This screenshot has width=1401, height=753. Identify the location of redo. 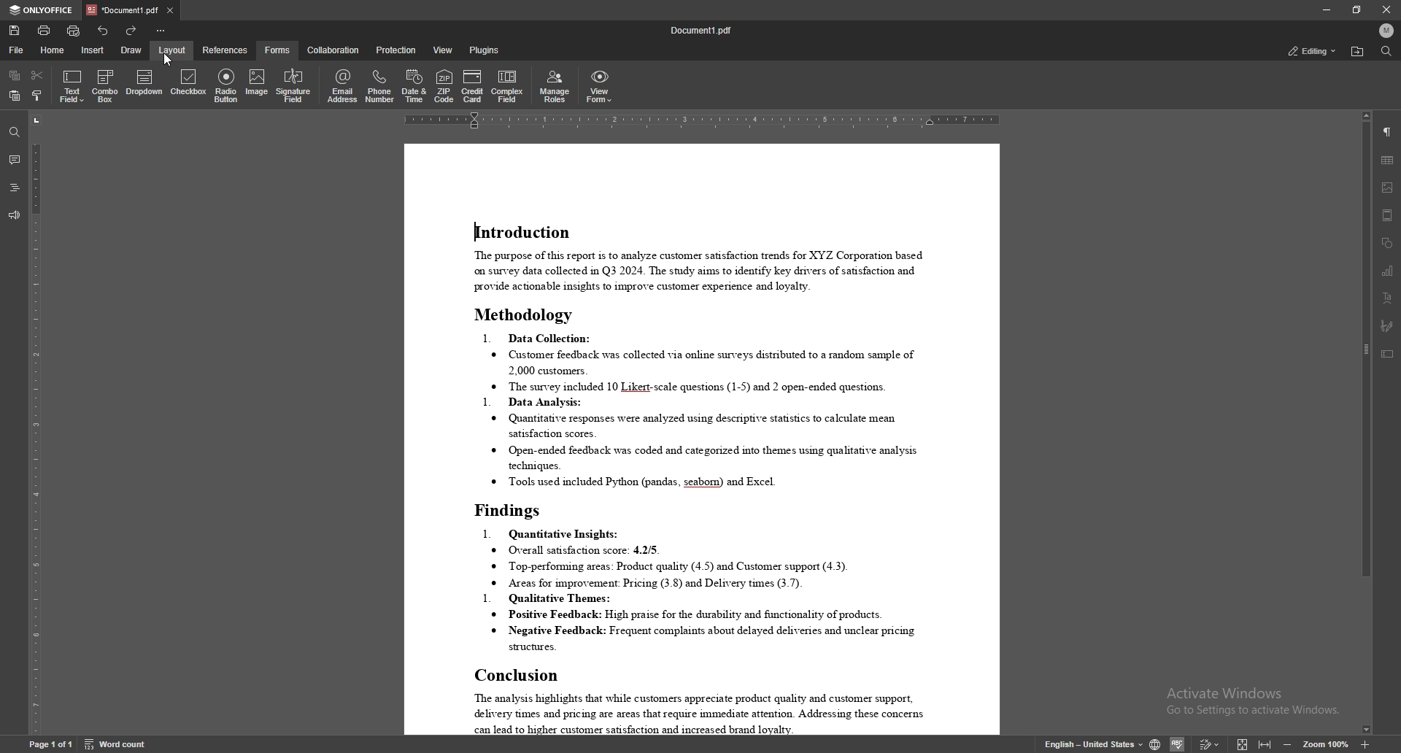
(132, 30).